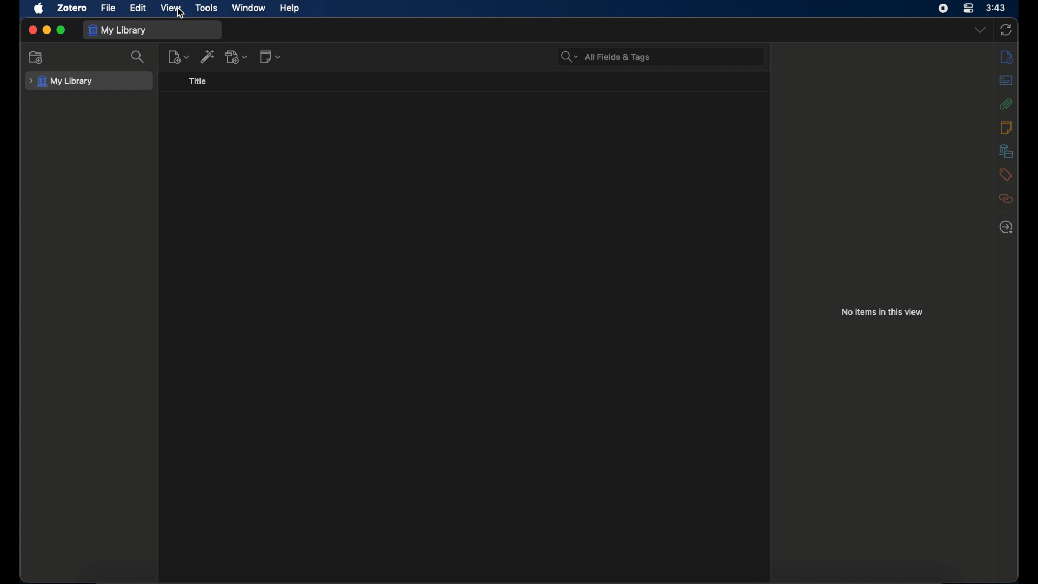 The image size is (1038, 584). I want to click on window, so click(247, 8).